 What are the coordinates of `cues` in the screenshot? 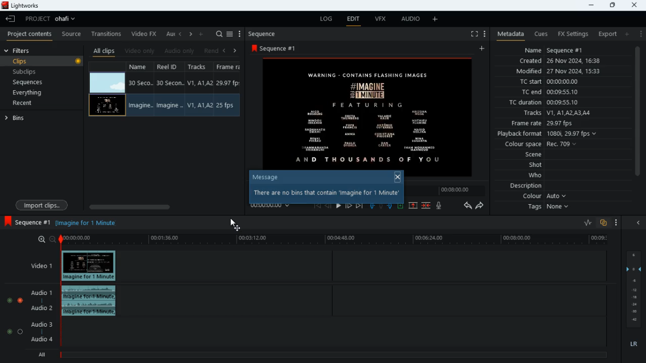 It's located at (542, 34).